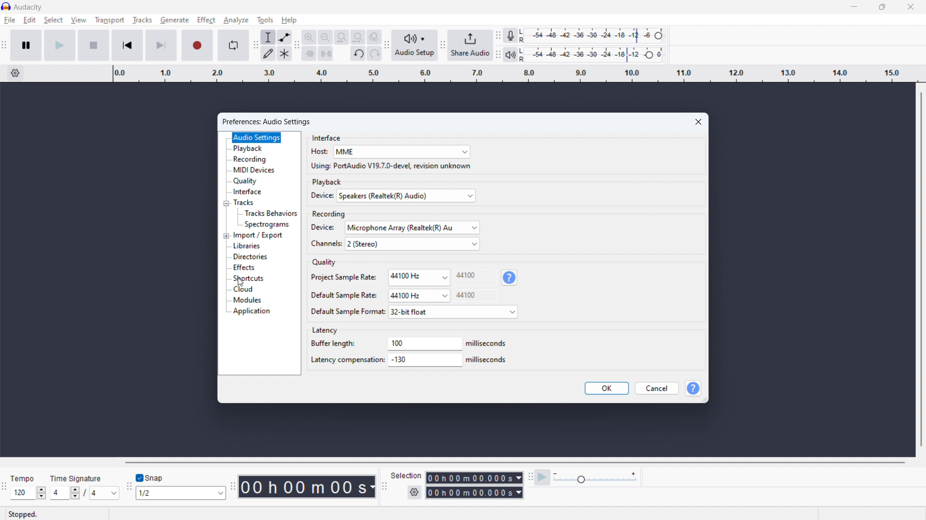  Describe the element at coordinates (325, 261) in the screenshot. I see `quality` at that location.